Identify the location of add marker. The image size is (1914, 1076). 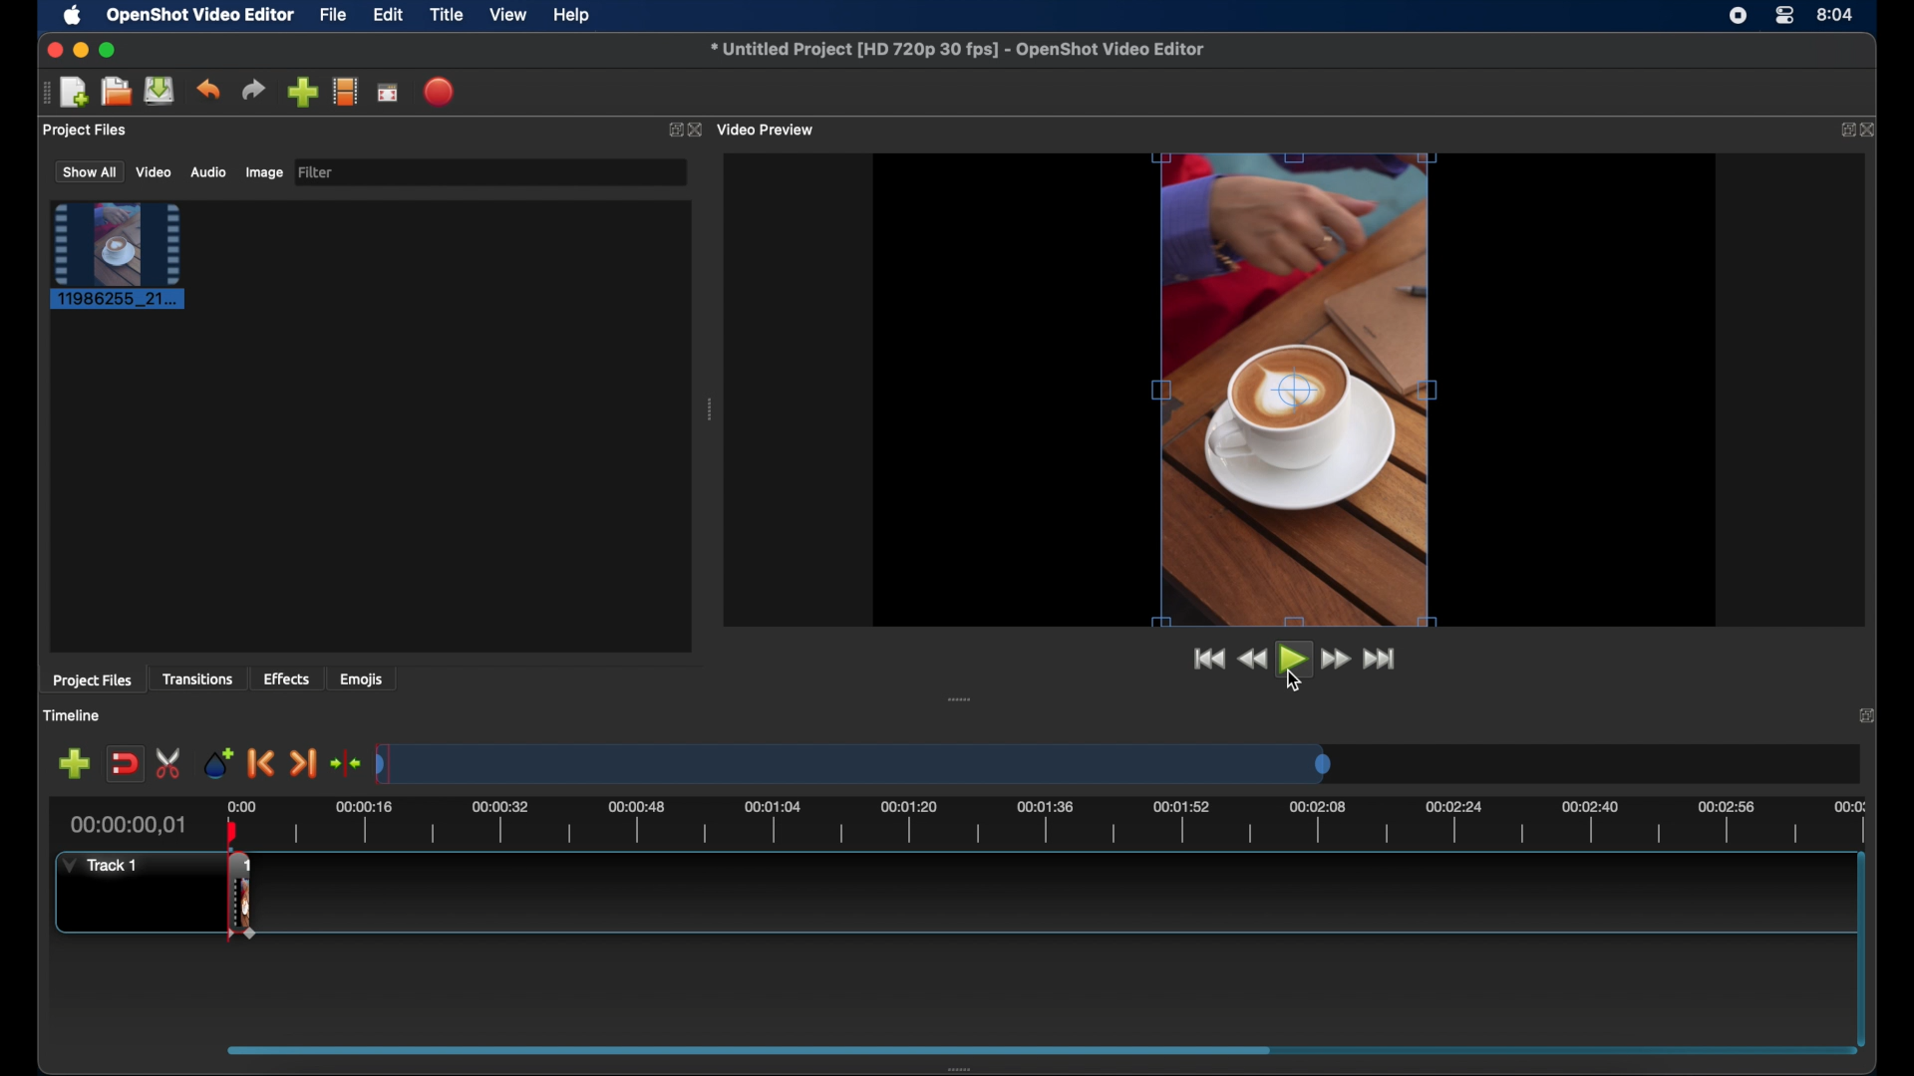
(219, 763).